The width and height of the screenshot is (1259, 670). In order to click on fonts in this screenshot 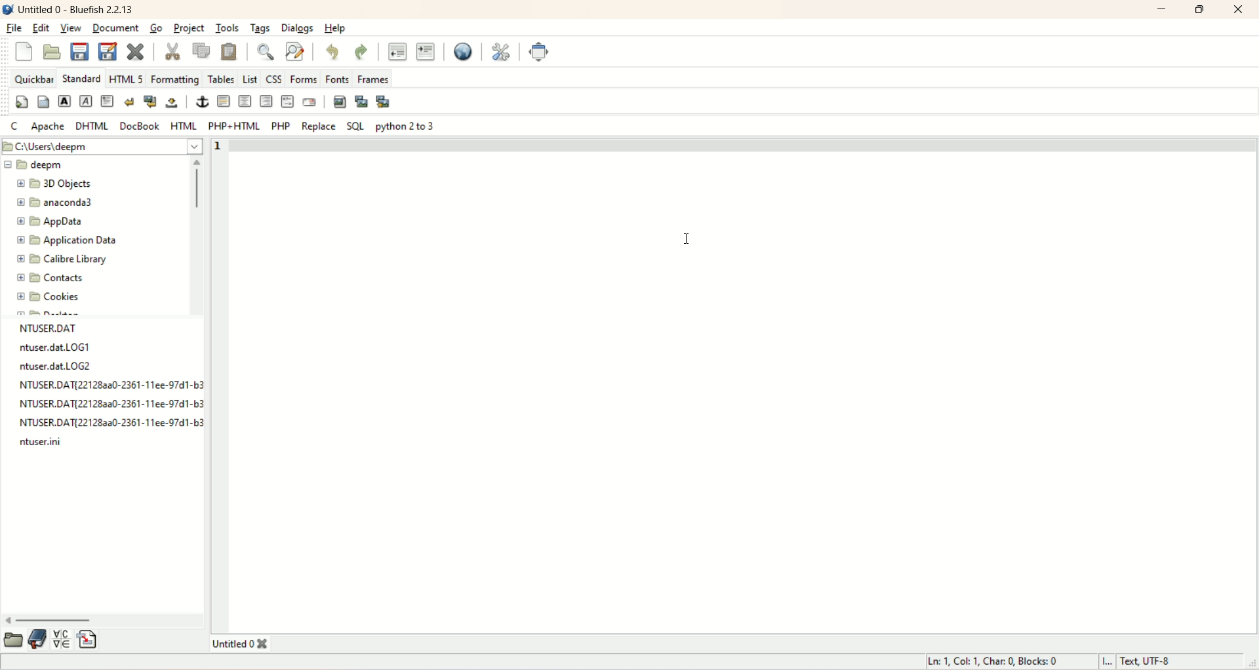, I will do `click(337, 77)`.